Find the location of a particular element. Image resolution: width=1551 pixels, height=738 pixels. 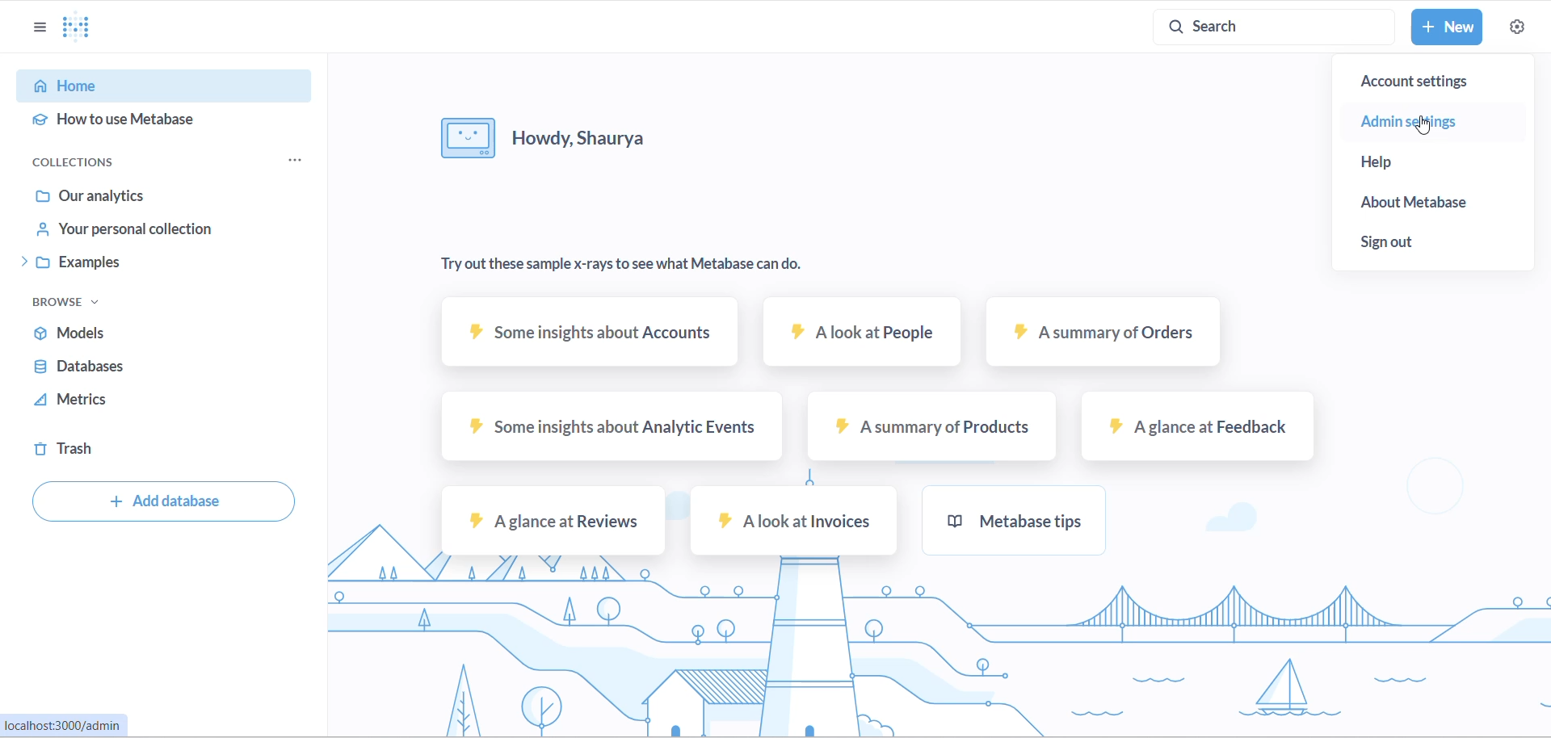

A summary of orders sample is located at coordinates (1108, 333).